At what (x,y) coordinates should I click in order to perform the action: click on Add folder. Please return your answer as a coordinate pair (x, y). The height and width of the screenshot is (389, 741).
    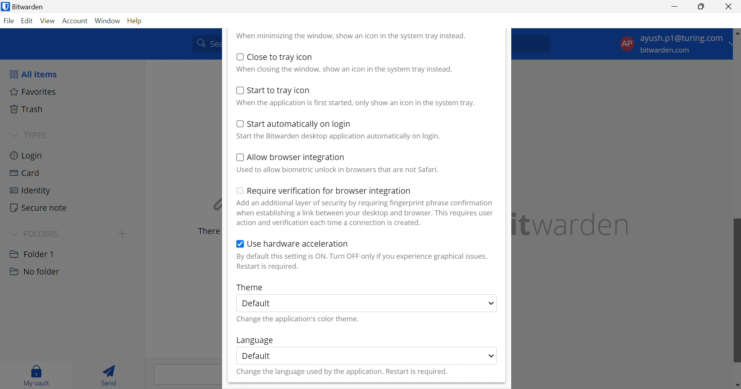
    Looking at the image, I should click on (122, 234).